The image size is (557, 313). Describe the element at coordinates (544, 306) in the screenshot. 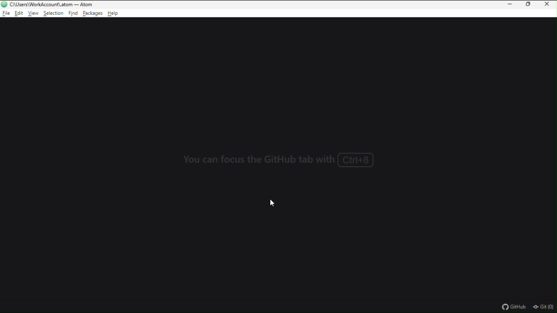

I see `git` at that location.